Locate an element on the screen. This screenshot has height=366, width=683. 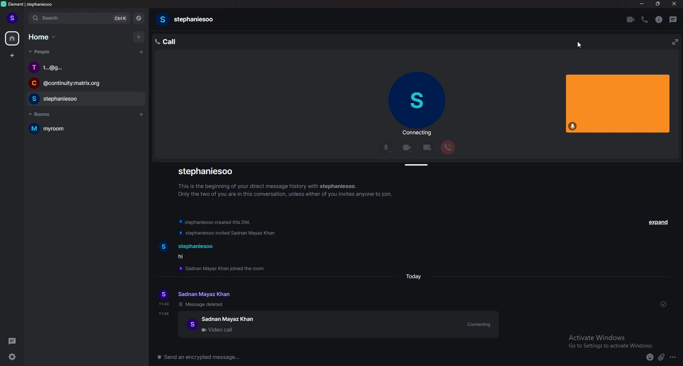
time is located at coordinates (416, 276).